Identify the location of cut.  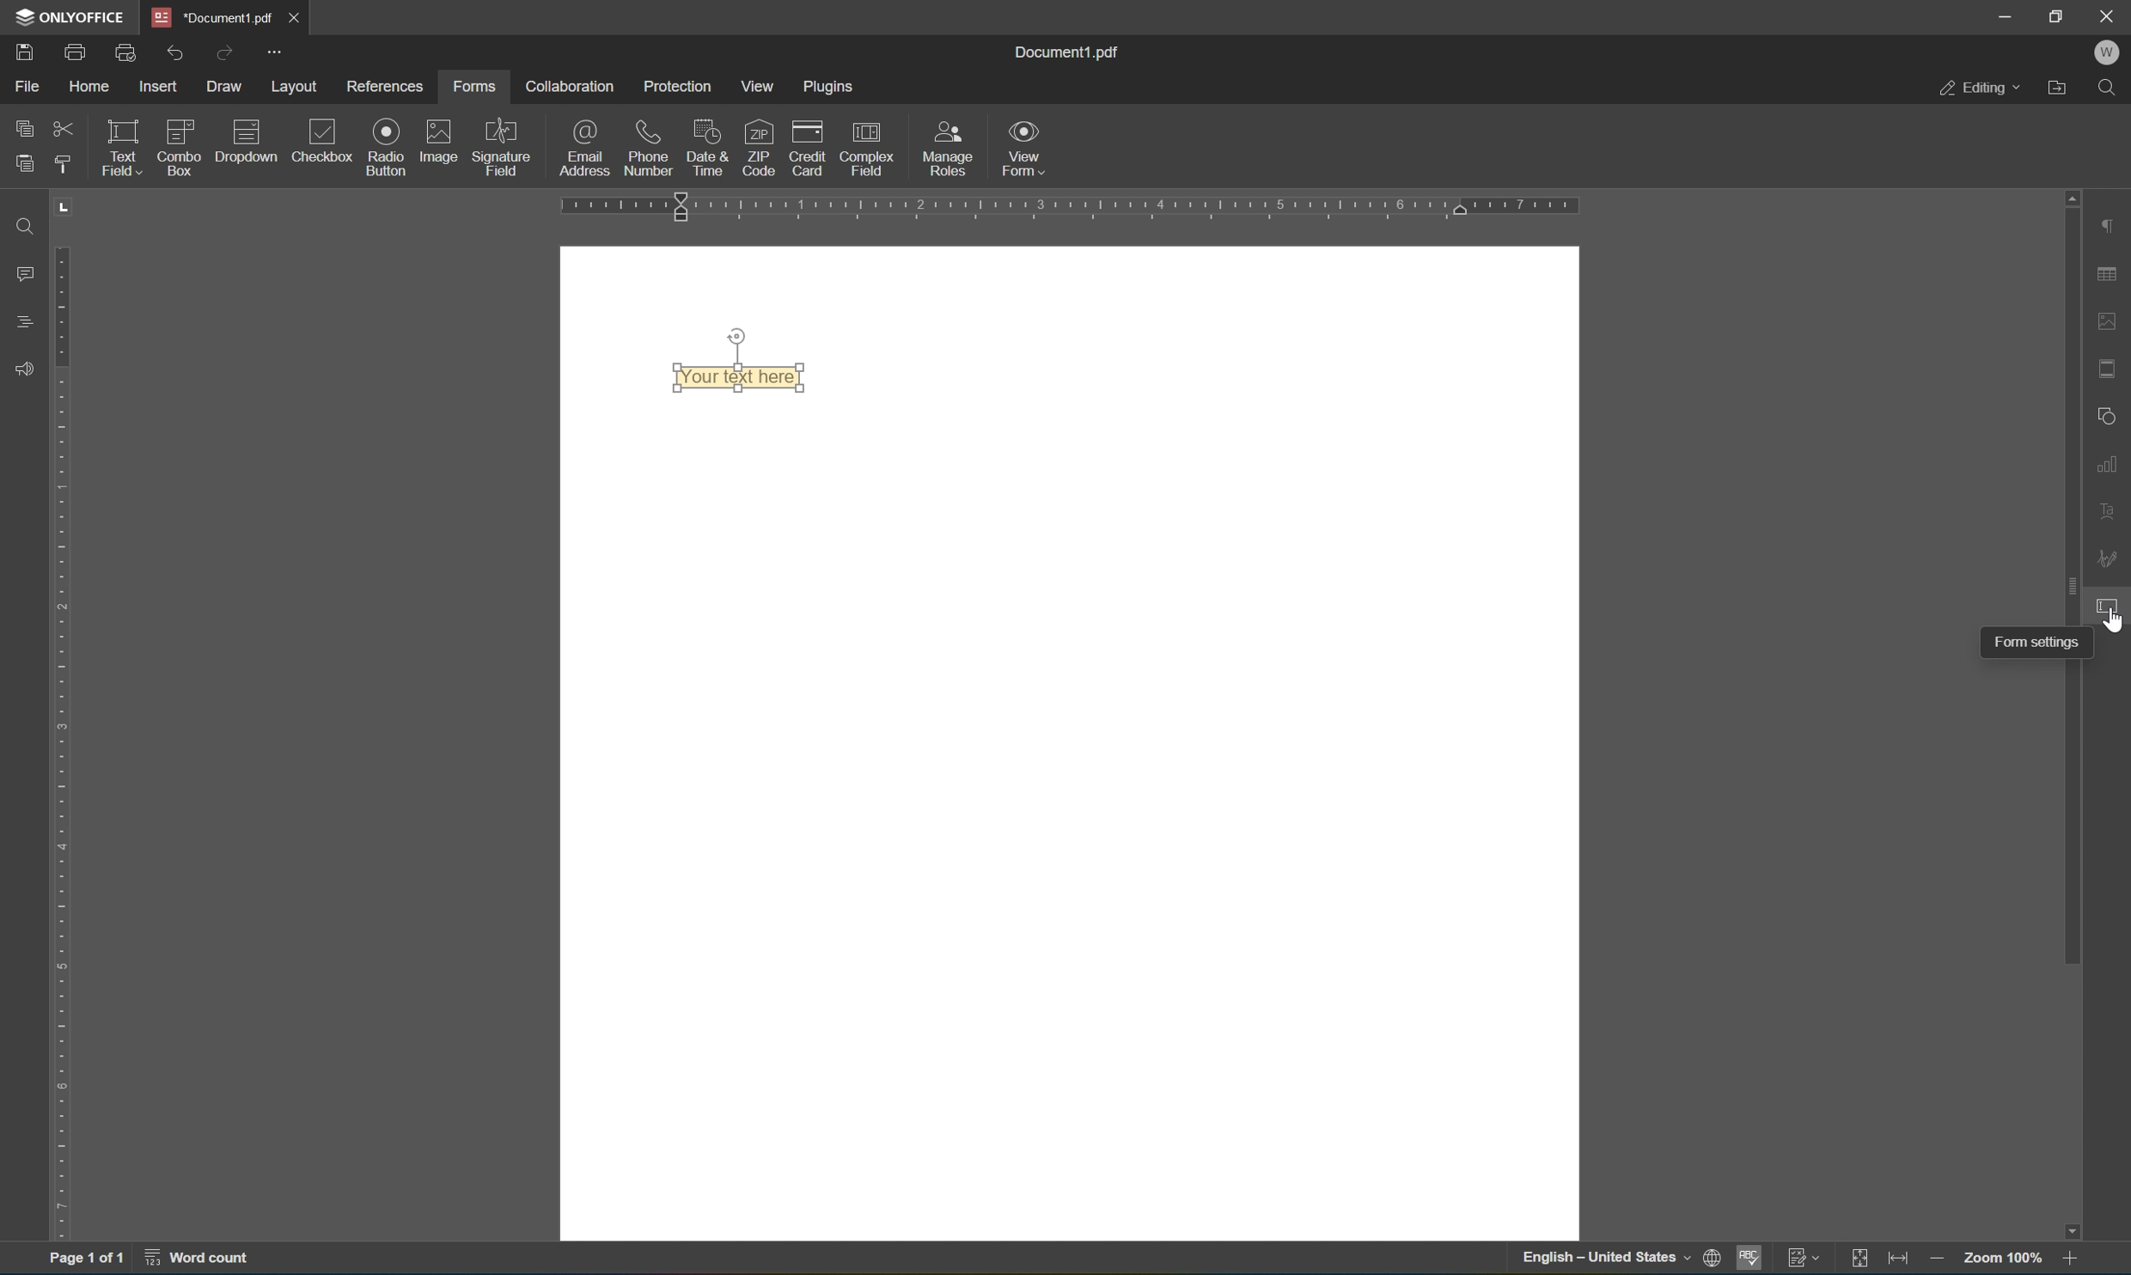
(62, 126).